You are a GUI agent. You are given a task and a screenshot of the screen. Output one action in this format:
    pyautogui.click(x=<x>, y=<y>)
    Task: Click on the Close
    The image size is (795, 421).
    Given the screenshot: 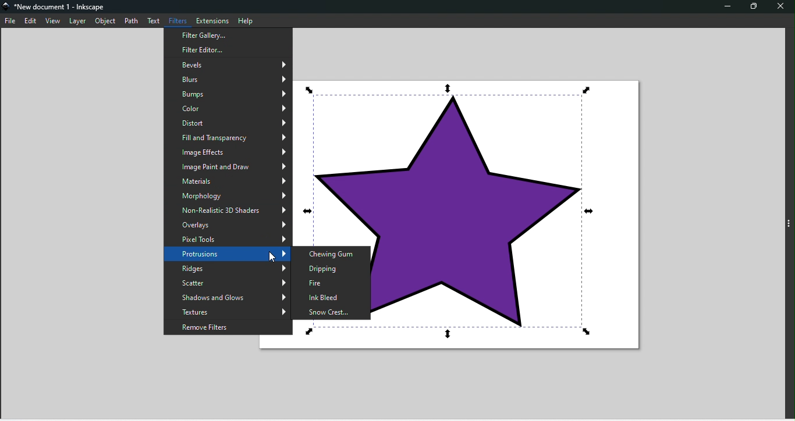 What is the action you would take?
    pyautogui.click(x=778, y=6)
    